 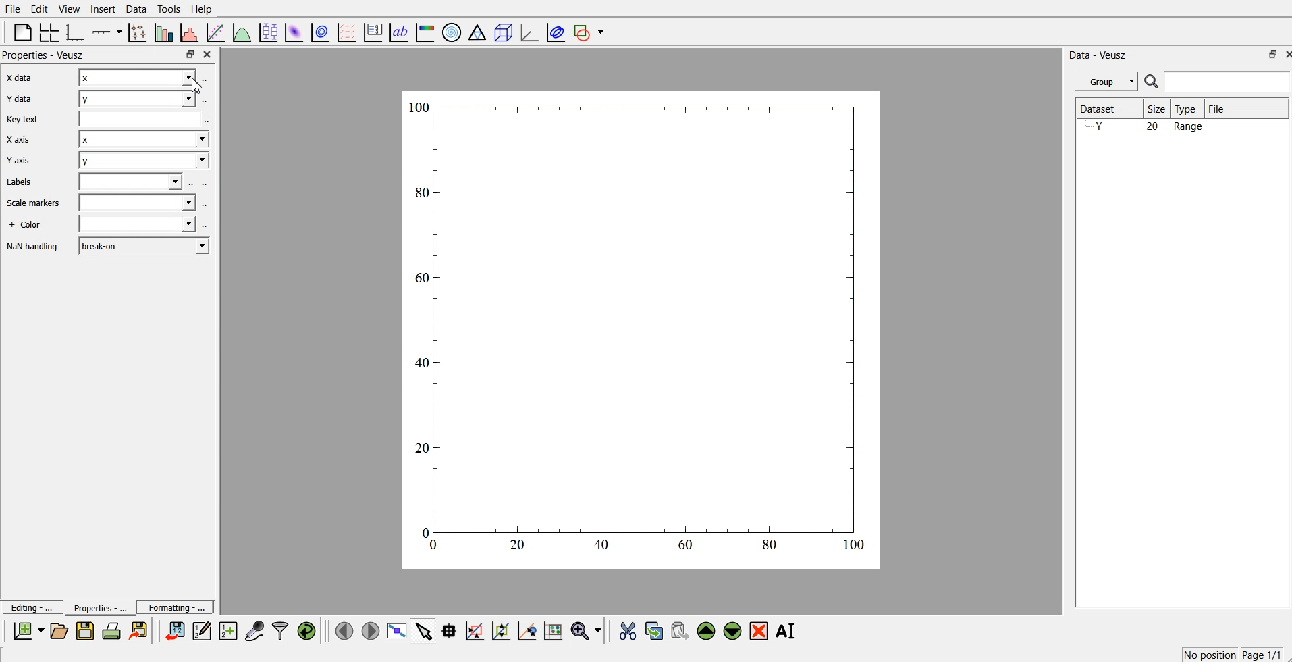 What do you see at coordinates (554, 630) in the screenshot?
I see `click to reset graph axes` at bounding box center [554, 630].